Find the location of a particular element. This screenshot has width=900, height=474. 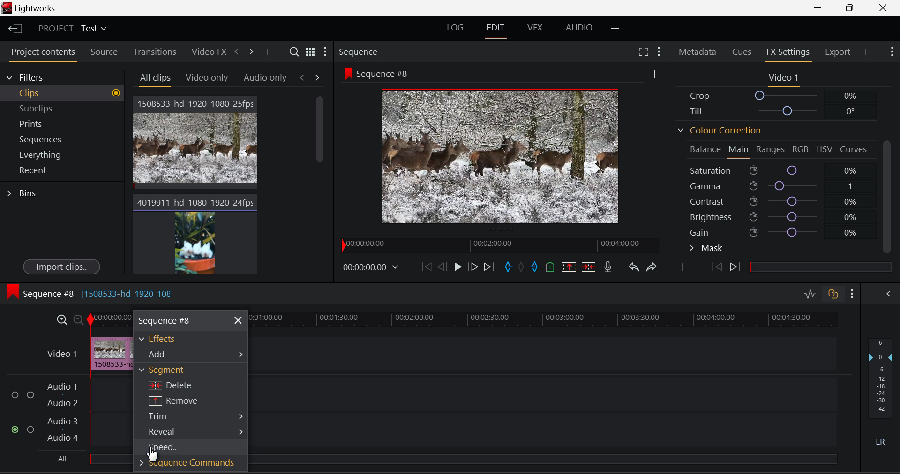

Brightness is located at coordinates (778, 218).